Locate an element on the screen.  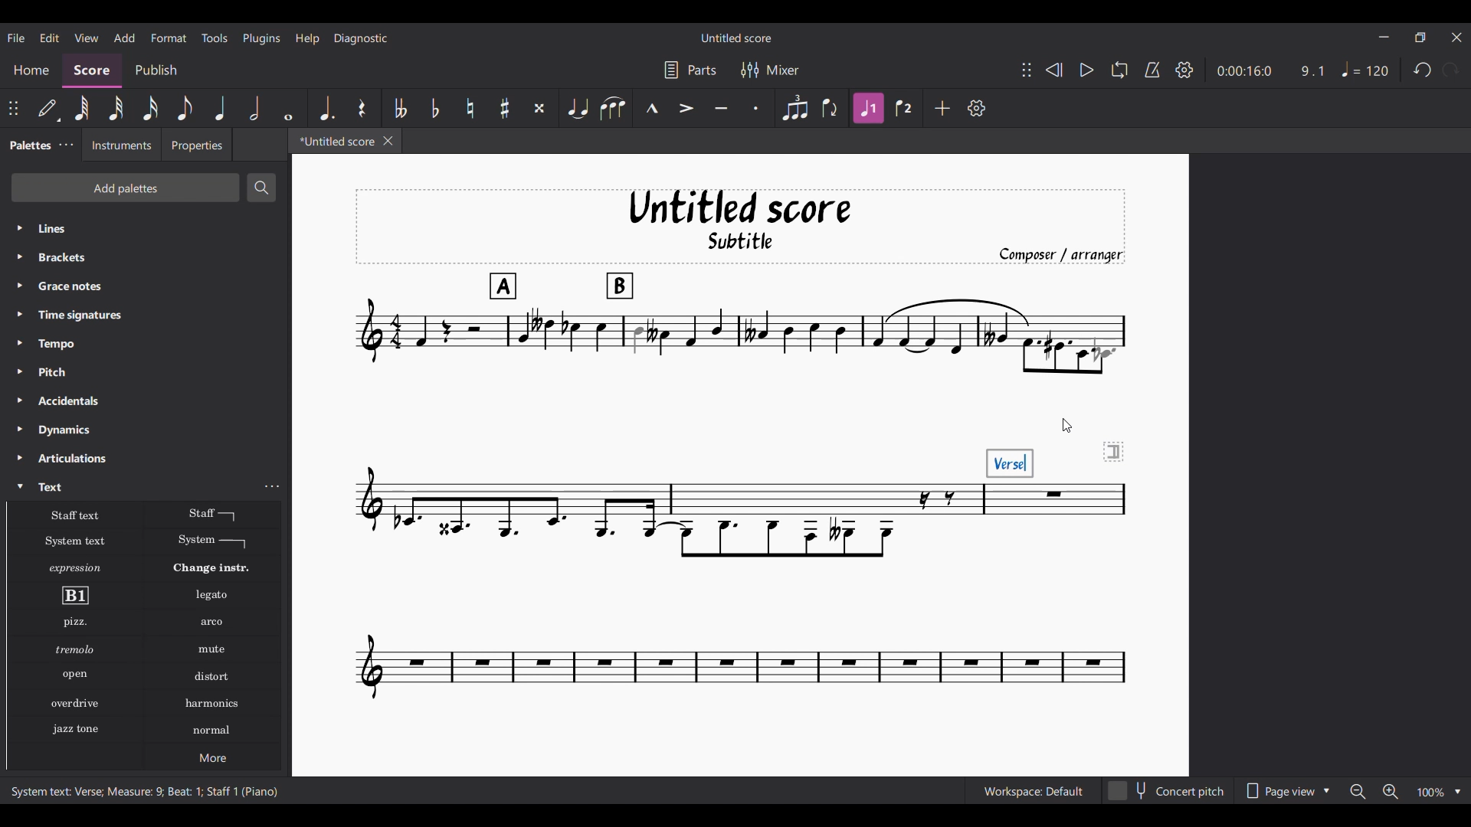
Tempo is located at coordinates (1365, 70).